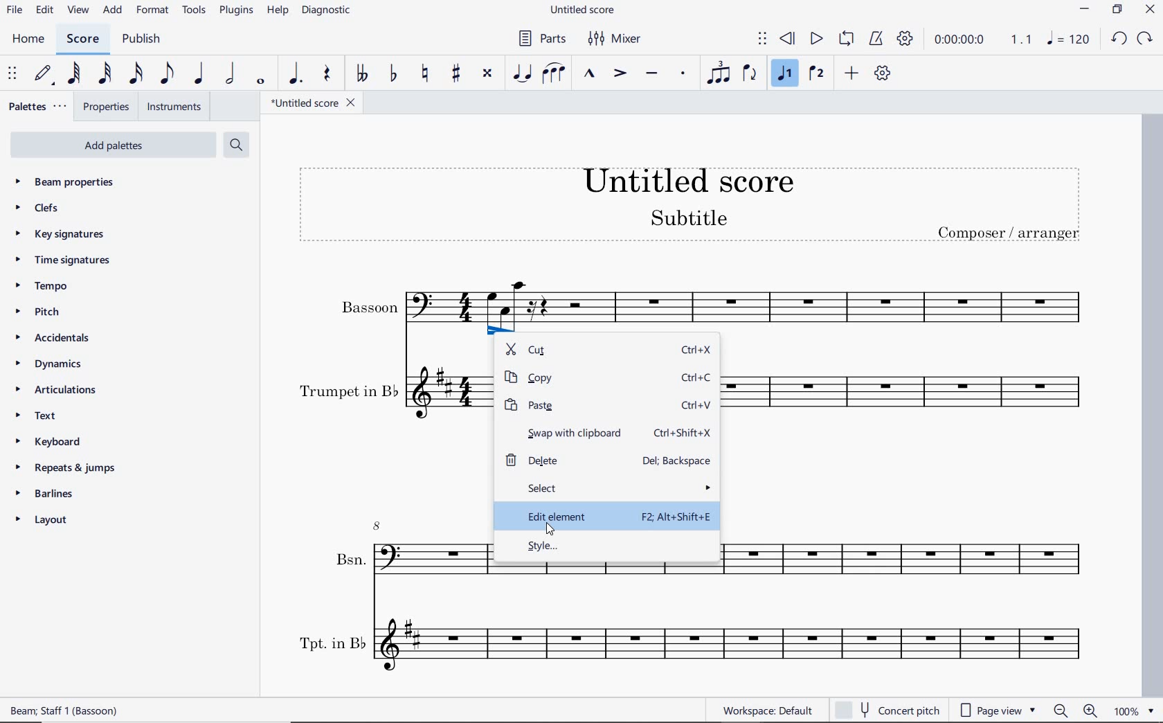  What do you see at coordinates (684, 74) in the screenshot?
I see `staccato` at bounding box center [684, 74].